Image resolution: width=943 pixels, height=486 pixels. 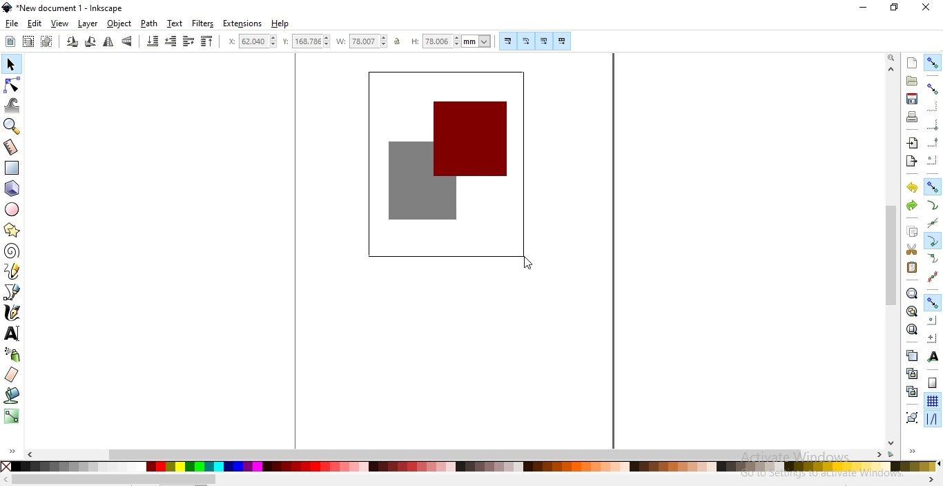 What do you see at coordinates (449, 167) in the screenshot?
I see `shape image` at bounding box center [449, 167].